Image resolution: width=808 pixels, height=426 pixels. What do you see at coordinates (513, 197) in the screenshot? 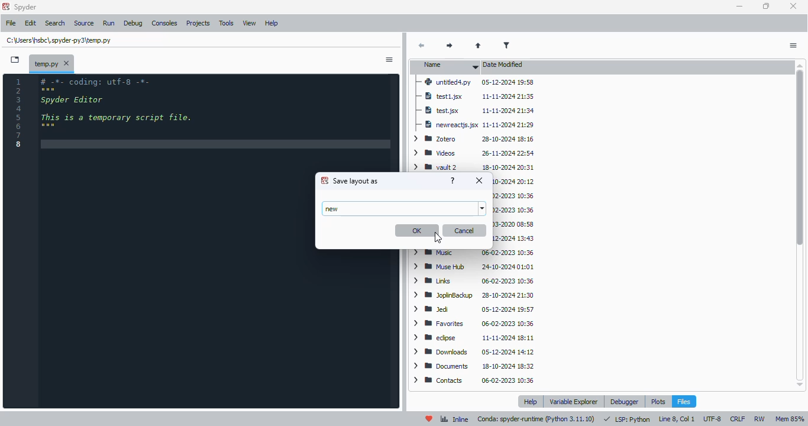
I see `Searches` at bounding box center [513, 197].